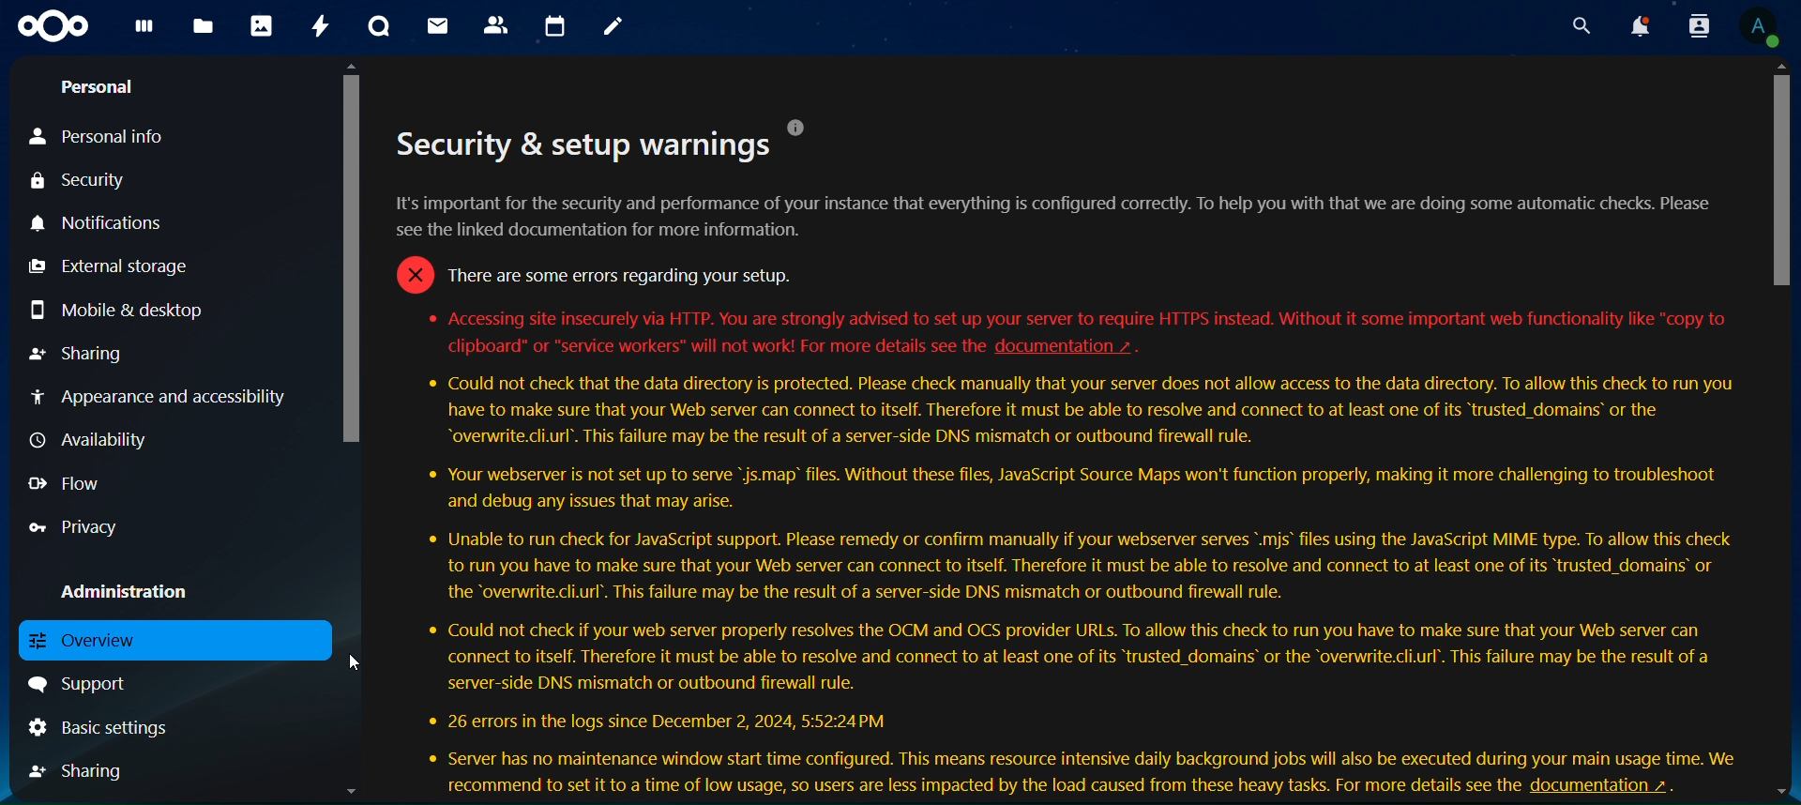 The image size is (1801, 805). I want to click on icon, so click(53, 24).